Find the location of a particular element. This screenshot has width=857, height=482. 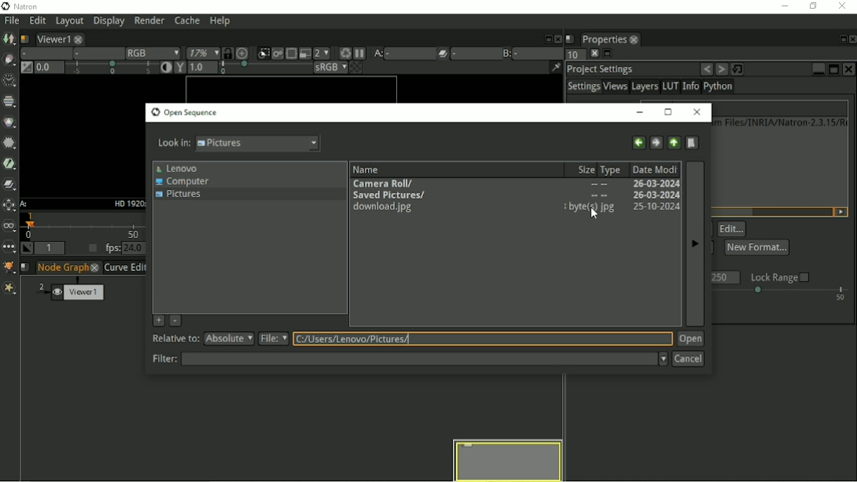

Scale down render is located at coordinates (321, 53).